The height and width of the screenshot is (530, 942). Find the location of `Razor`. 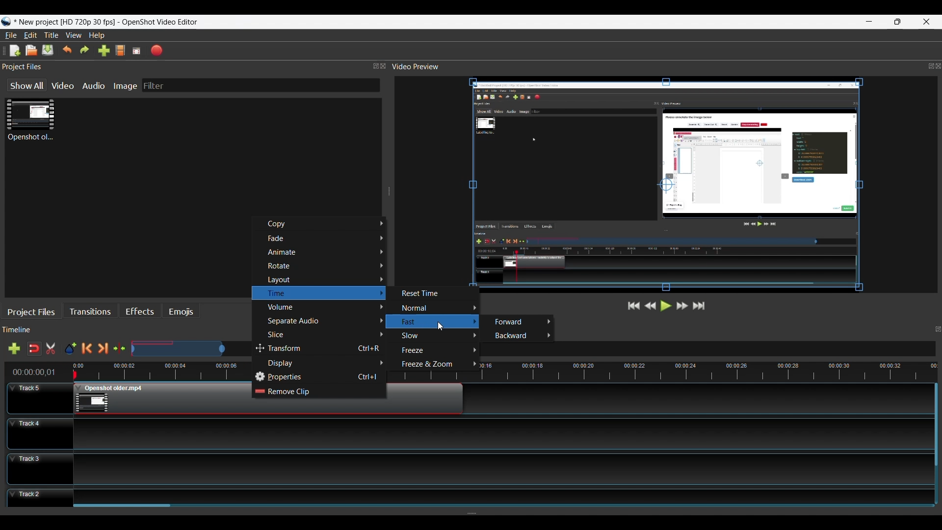

Razor is located at coordinates (52, 349).